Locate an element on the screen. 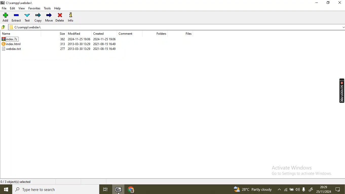 This screenshot has width=345, height=194. modified is located at coordinates (74, 34).